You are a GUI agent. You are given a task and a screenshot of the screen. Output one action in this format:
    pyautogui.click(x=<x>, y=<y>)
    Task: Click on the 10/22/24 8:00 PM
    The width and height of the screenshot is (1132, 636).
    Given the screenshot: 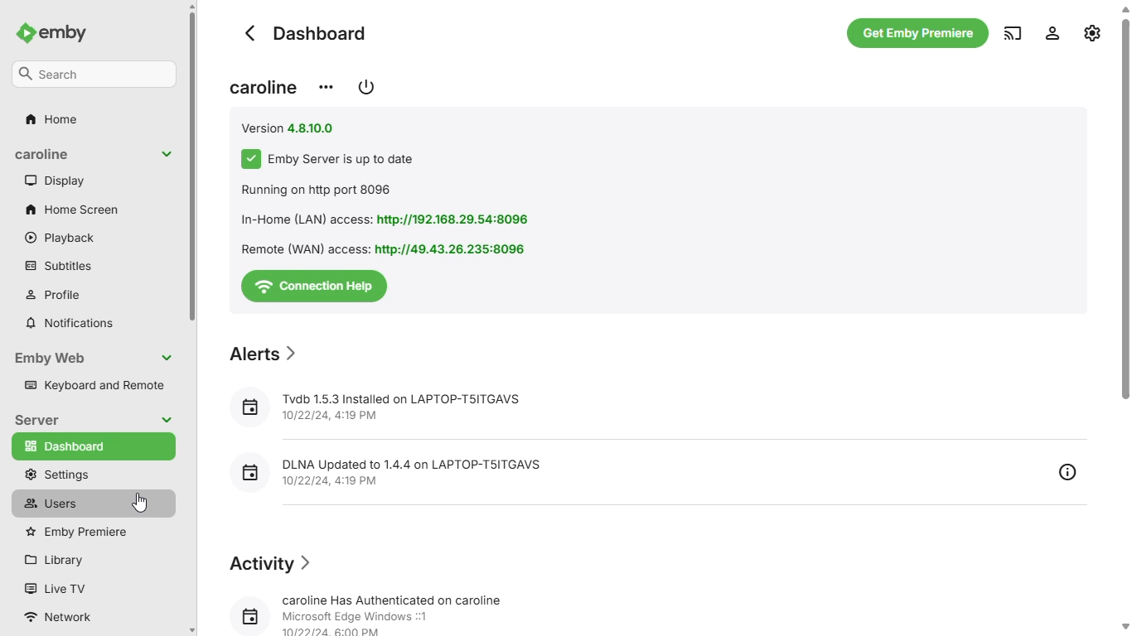 What is the action you would take?
    pyautogui.click(x=332, y=632)
    